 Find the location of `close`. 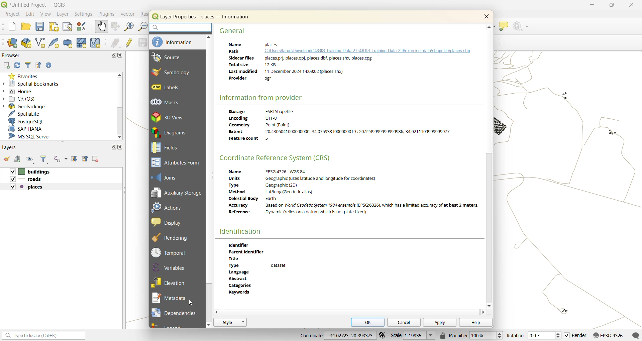

close is located at coordinates (123, 148).